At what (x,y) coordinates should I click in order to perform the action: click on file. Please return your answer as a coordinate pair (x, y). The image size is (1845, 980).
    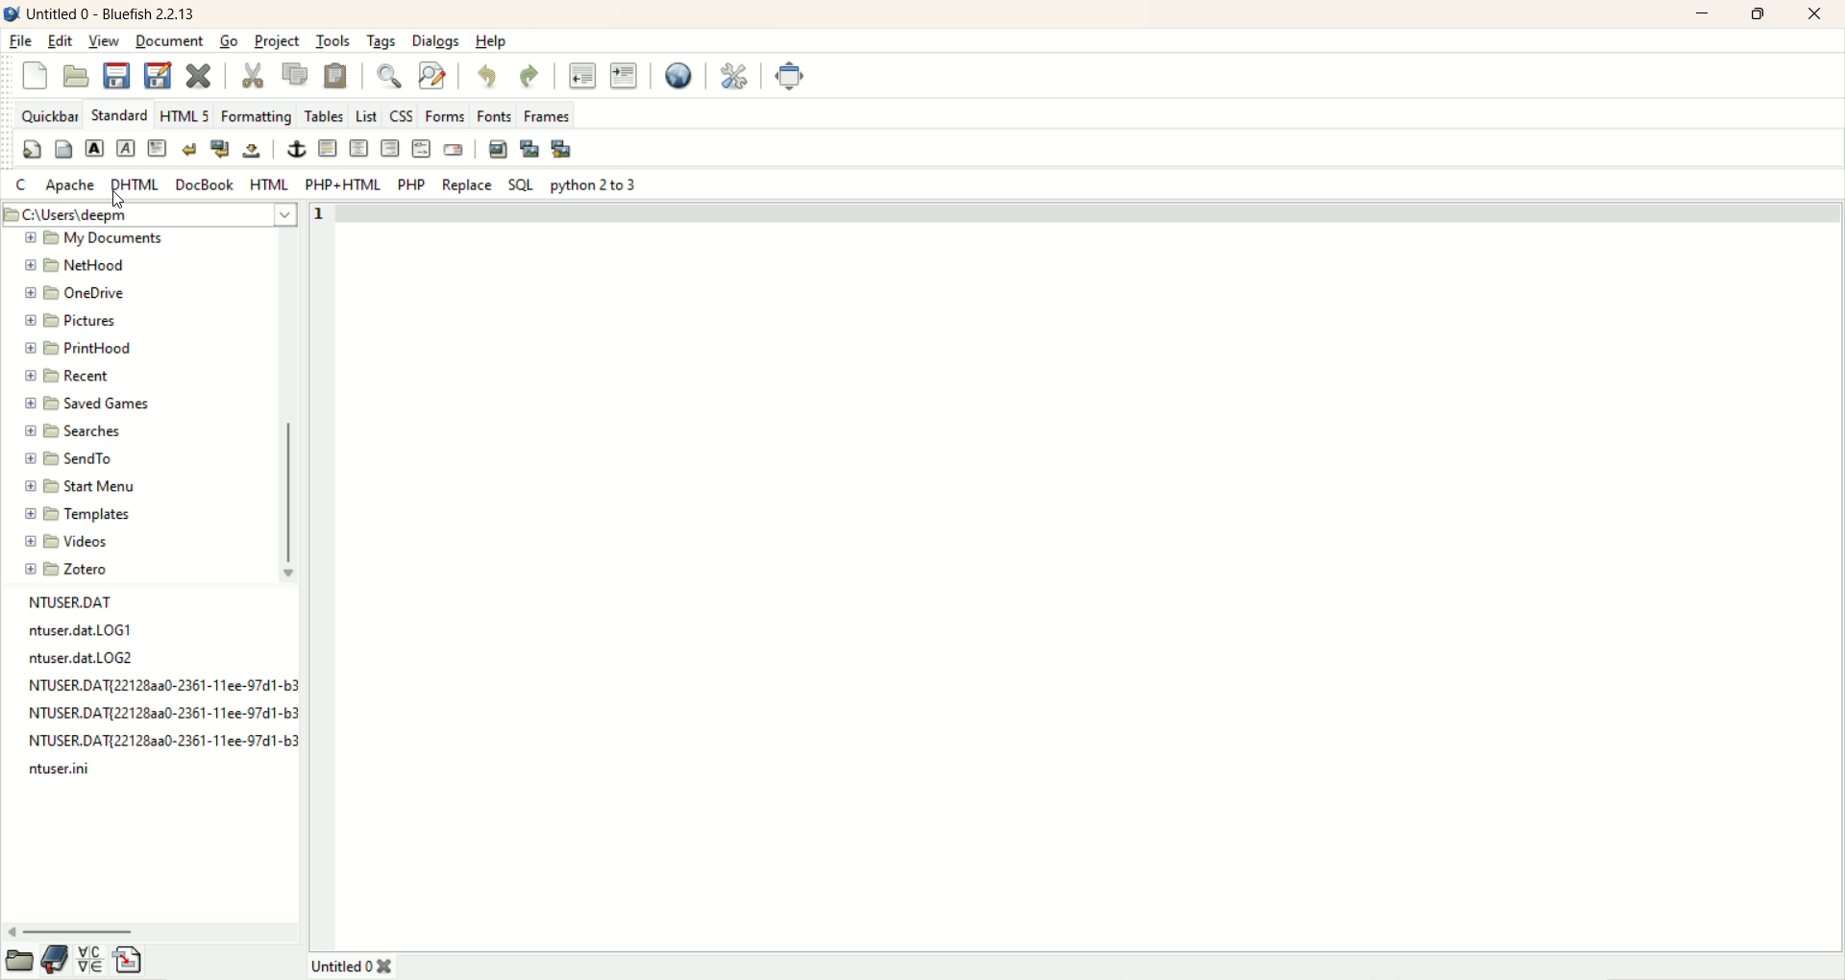
    Looking at the image, I should click on (86, 631).